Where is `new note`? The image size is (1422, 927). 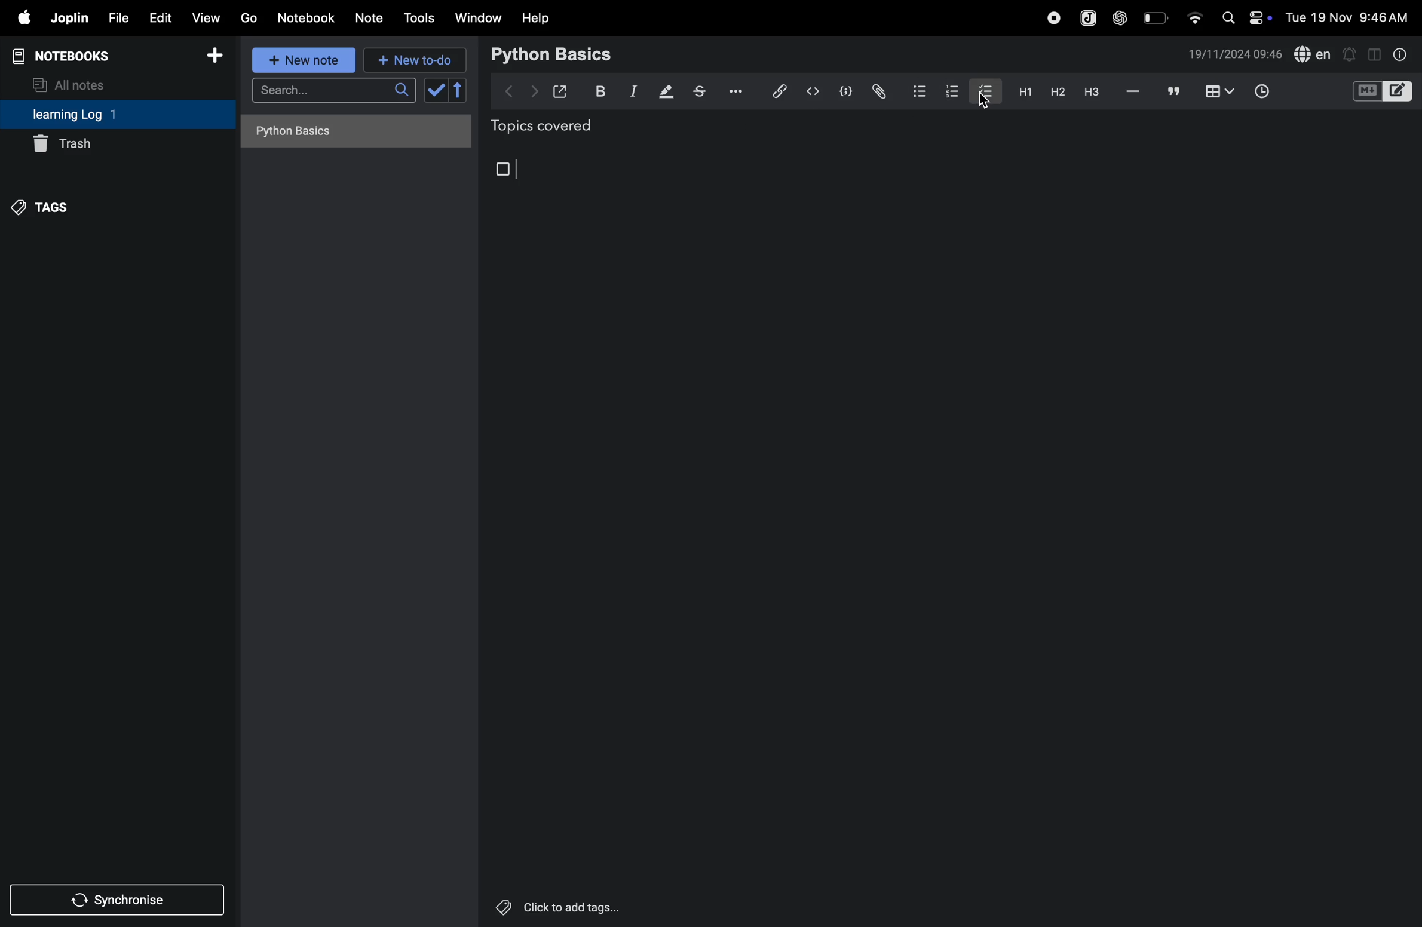 new note is located at coordinates (301, 60).